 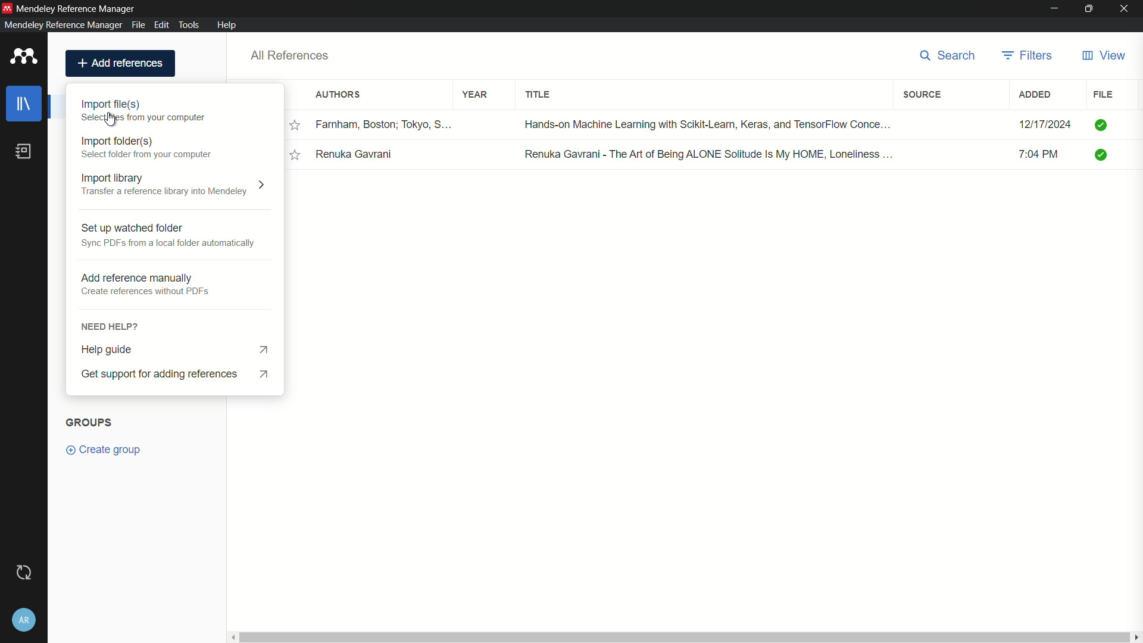 I want to click on import folders(s): Transfer a reference library into Mendeley, so click(x=147, y=148).